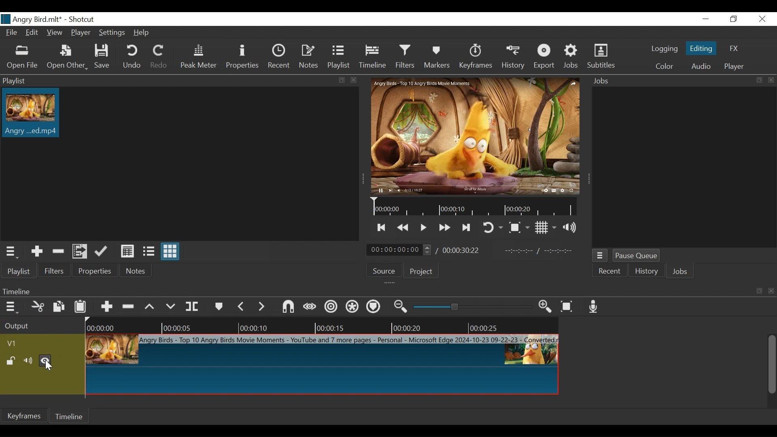 The image size is (777, 437). Describe the element at coordinates (600, 255) in the screenshot. I see `Jobs menu` at that location.